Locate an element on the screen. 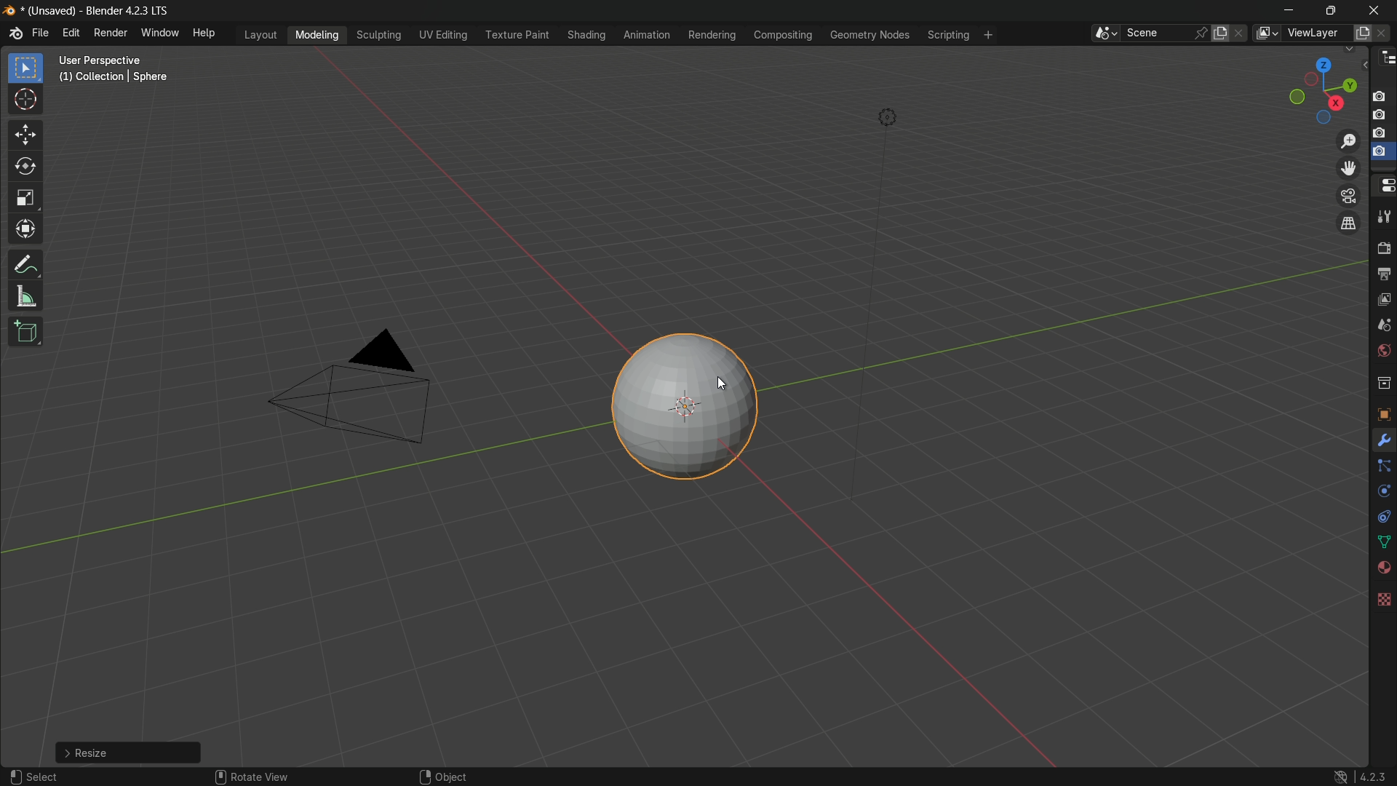 This screenshot has width=1397, height=786. modeling menu is located at coordinates (317, 36).